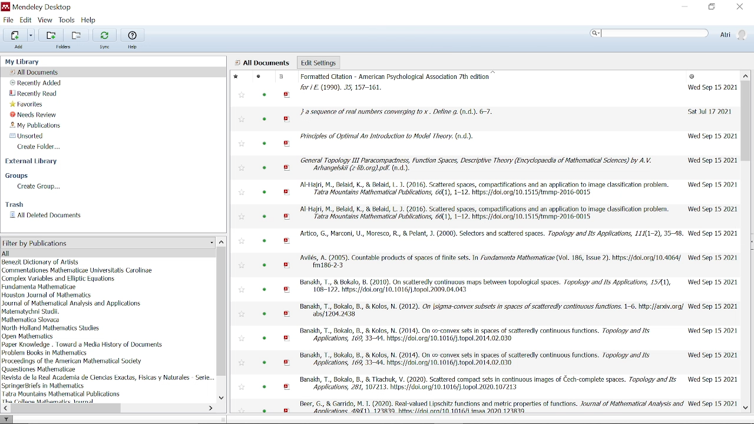  Describe the element at coordinates (29, 61) in the screenshot. I see `my library` at that location.